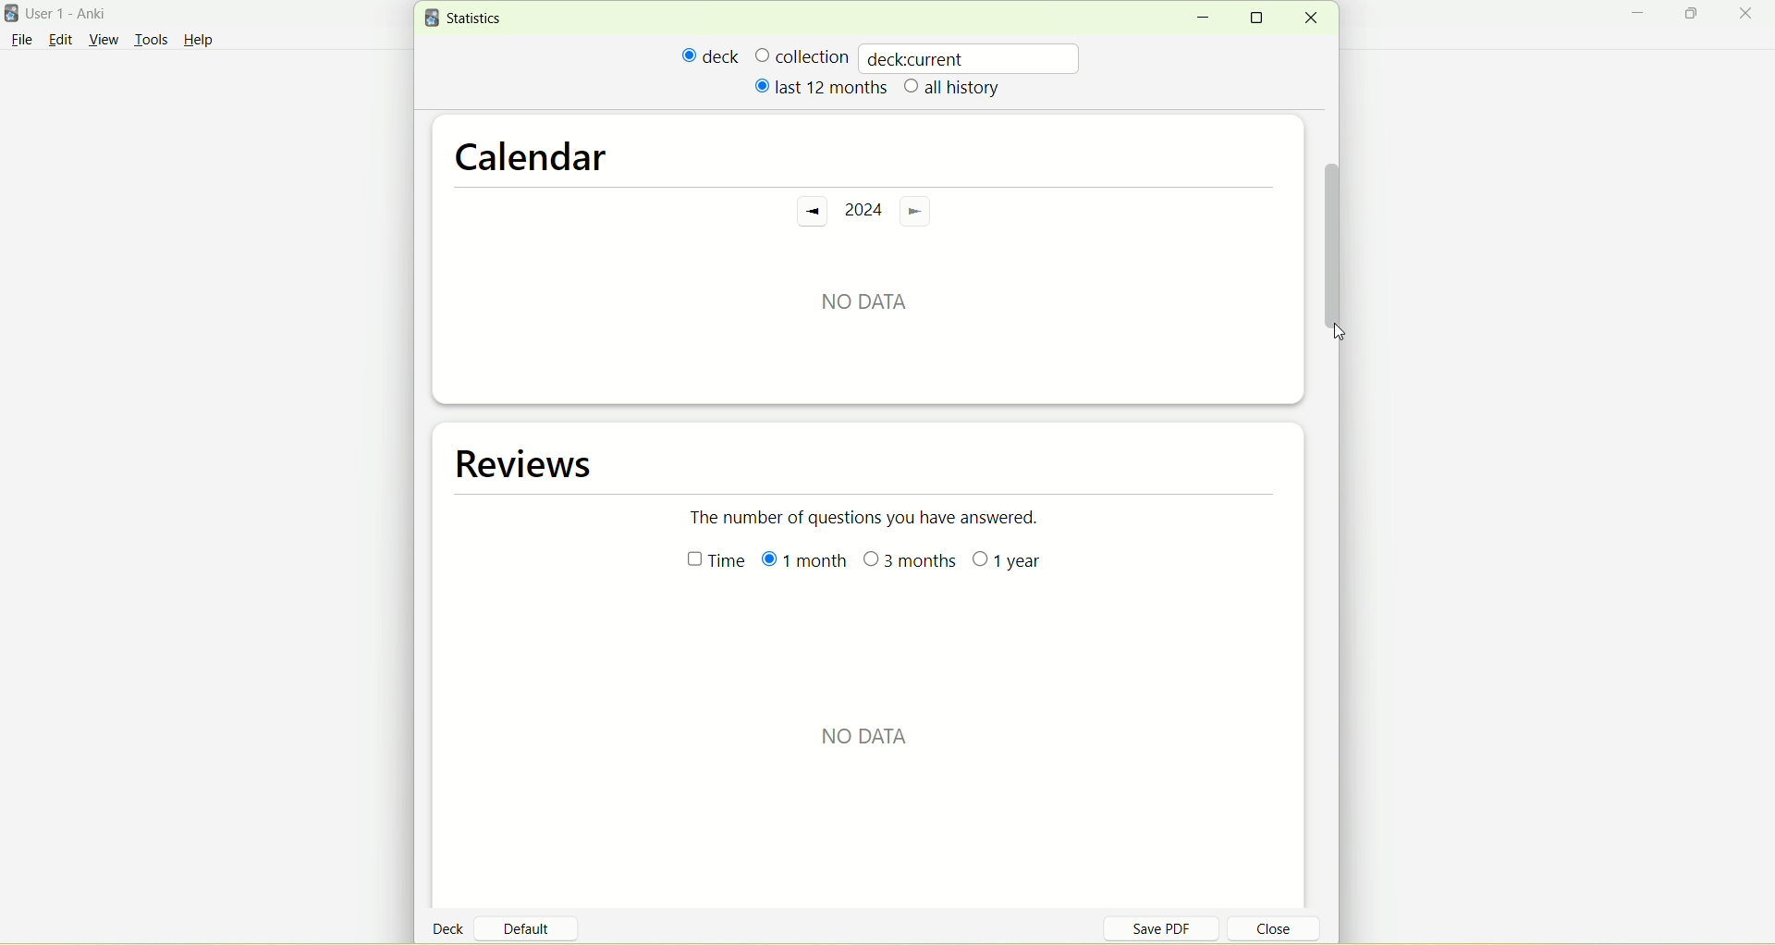 This screenshot has height=945, width=1775. I want to click on deck, so click(711, 55).